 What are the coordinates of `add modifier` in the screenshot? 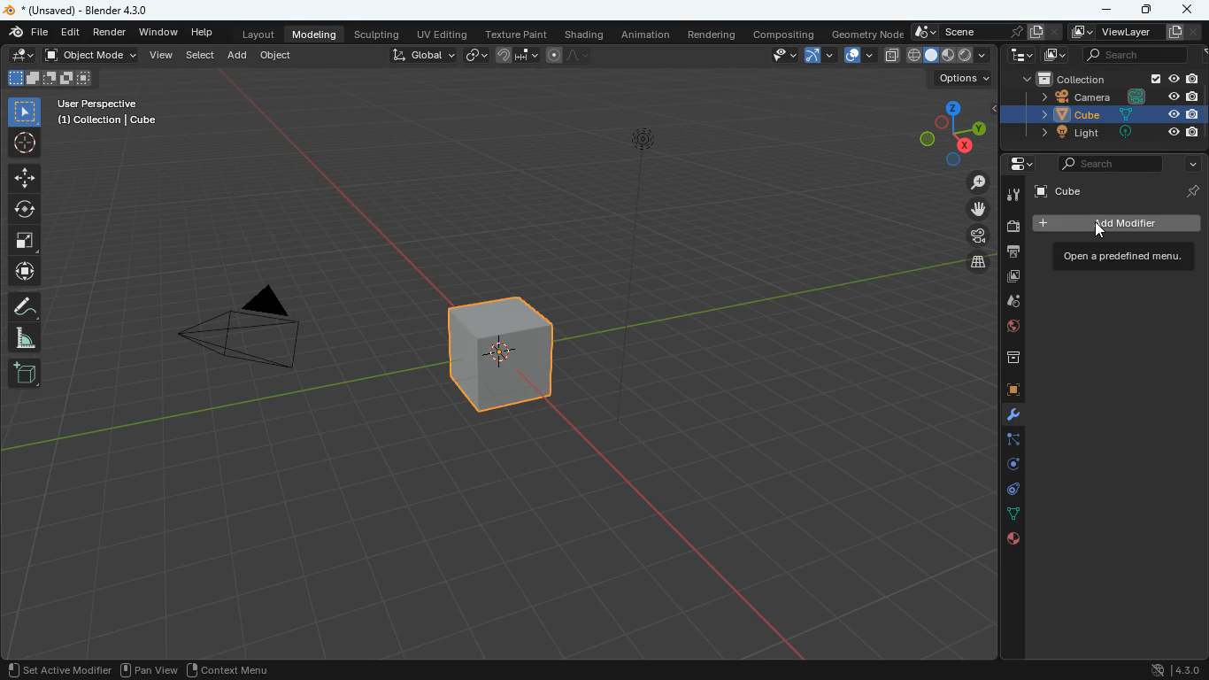 It's located at (1116, 225).